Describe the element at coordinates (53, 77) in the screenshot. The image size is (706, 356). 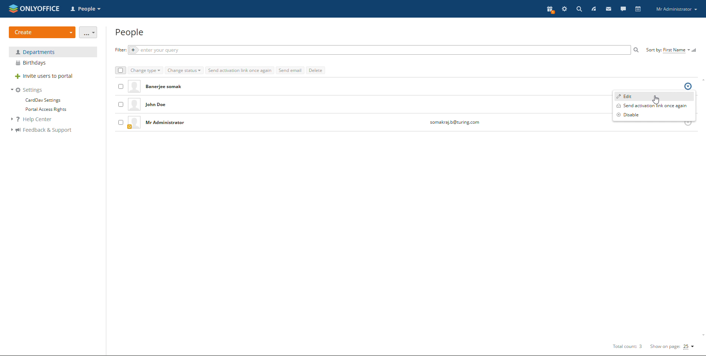
I see `invite users to portal` at that location.